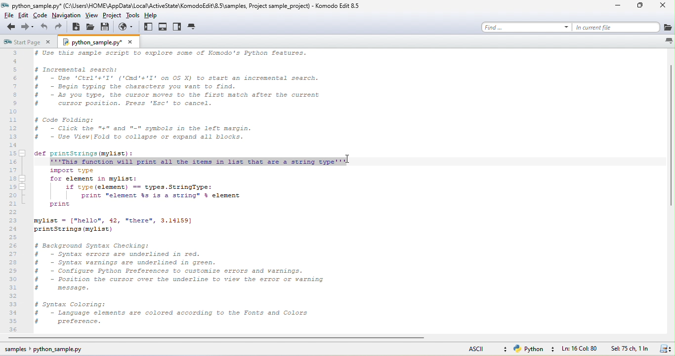 The width and height of the screenshot is (675, 356). Describe the element at coordinates (48, 43) in the screenshot. I see `close` at that location.